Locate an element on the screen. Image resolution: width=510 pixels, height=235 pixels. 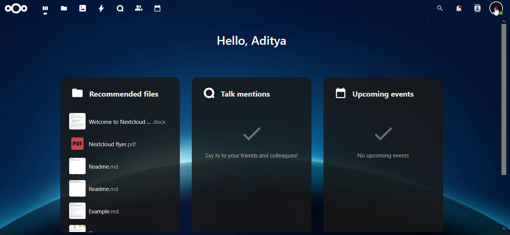
files is located at coordinates (64, 9).